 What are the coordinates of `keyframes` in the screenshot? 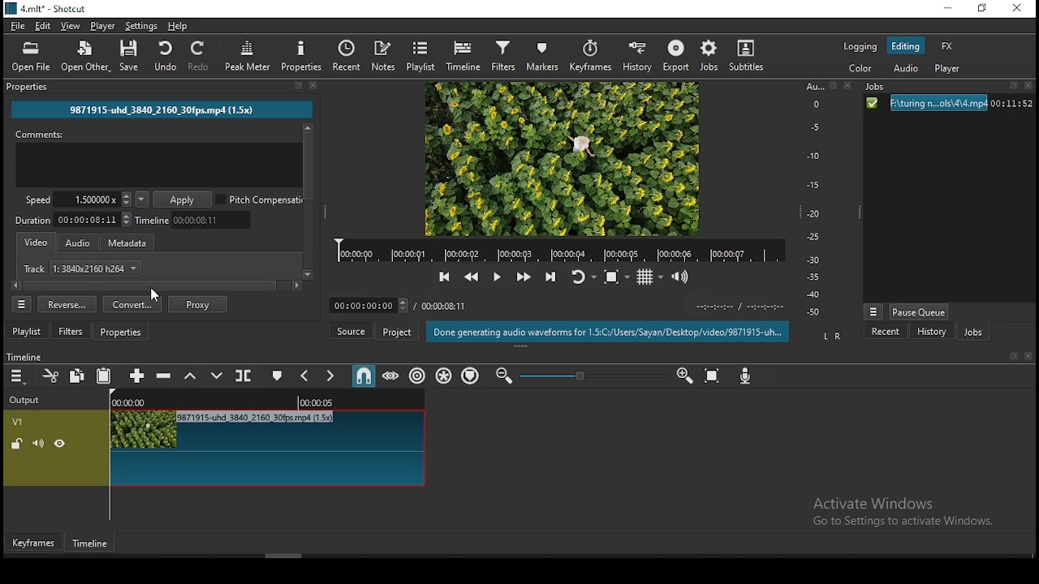 It's located at (593, 56).